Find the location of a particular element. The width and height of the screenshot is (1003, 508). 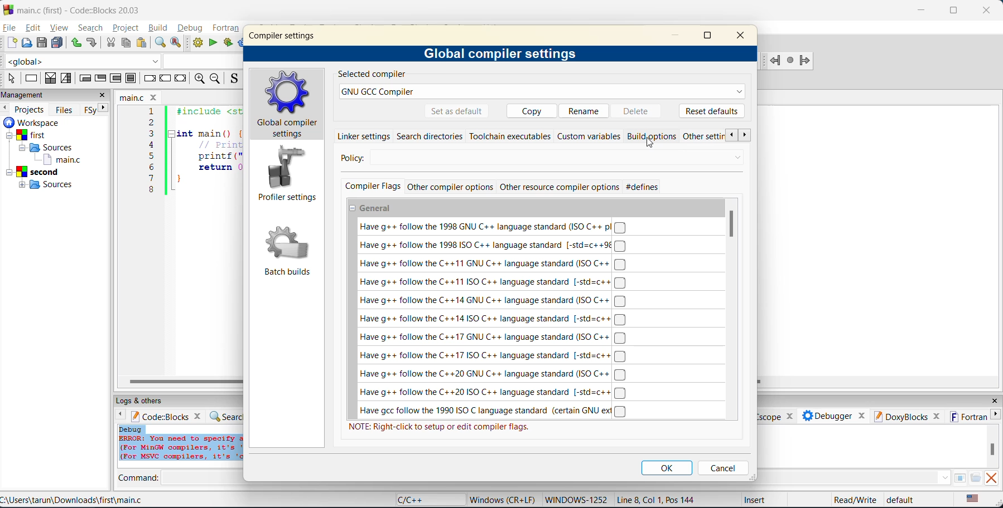

Have g++ follow the C++20 GNU C++ language standard (ISO C++  is located at coordinates (493, 375).